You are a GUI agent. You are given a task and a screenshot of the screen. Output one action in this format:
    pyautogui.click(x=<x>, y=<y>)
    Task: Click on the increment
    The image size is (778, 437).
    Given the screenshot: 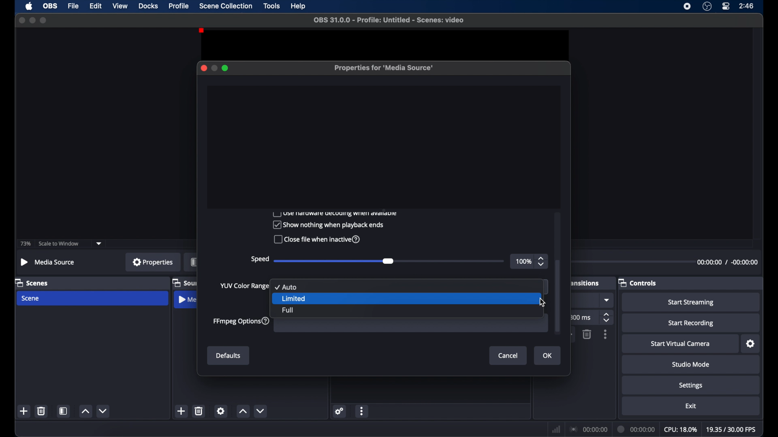 What is the action you would take?
    pyautogui.click(x=85, y=412)
    